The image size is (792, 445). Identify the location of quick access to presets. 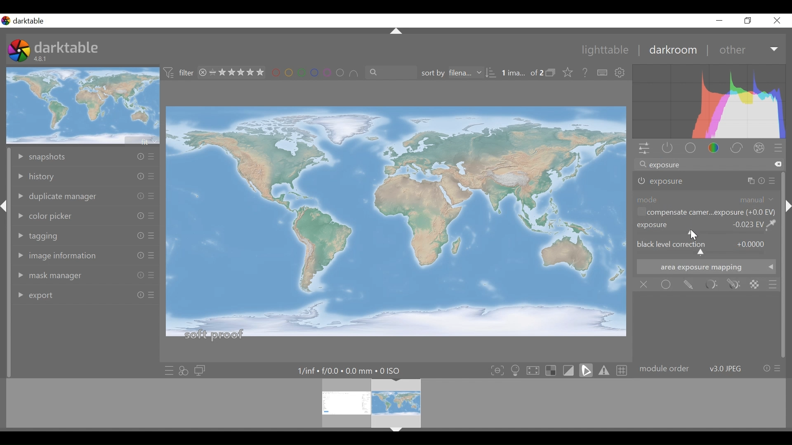
(169, 370).